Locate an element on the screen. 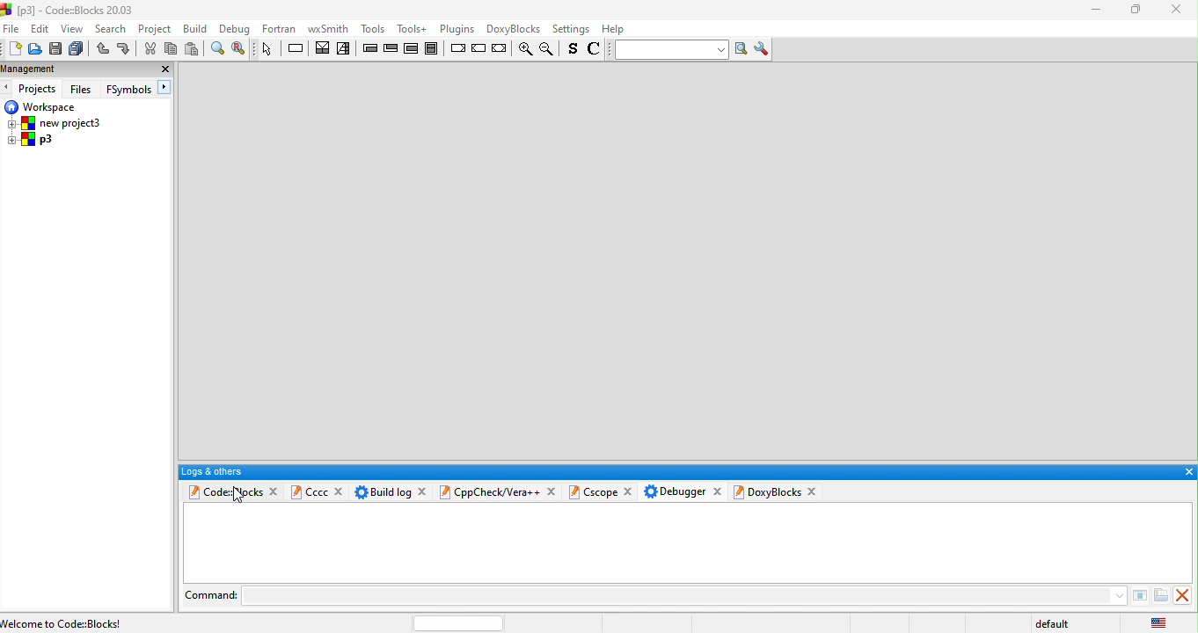  previous is located at coordinates (8, 88).